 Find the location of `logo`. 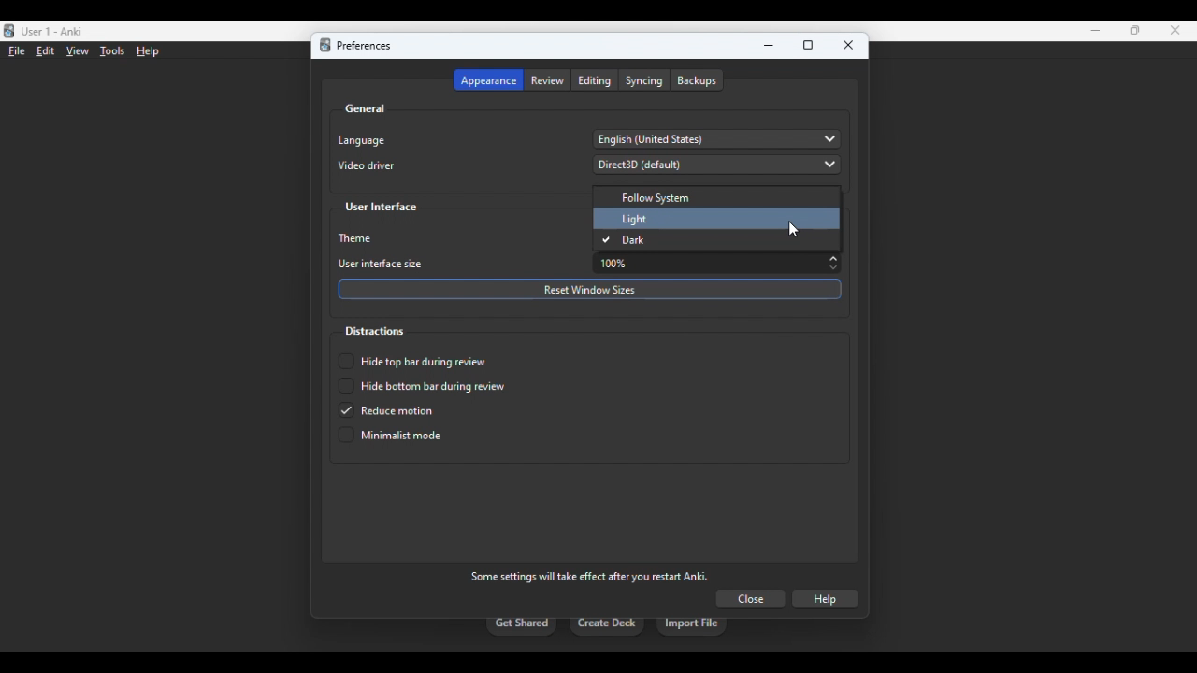

logo is located at coordinates (9, 31).